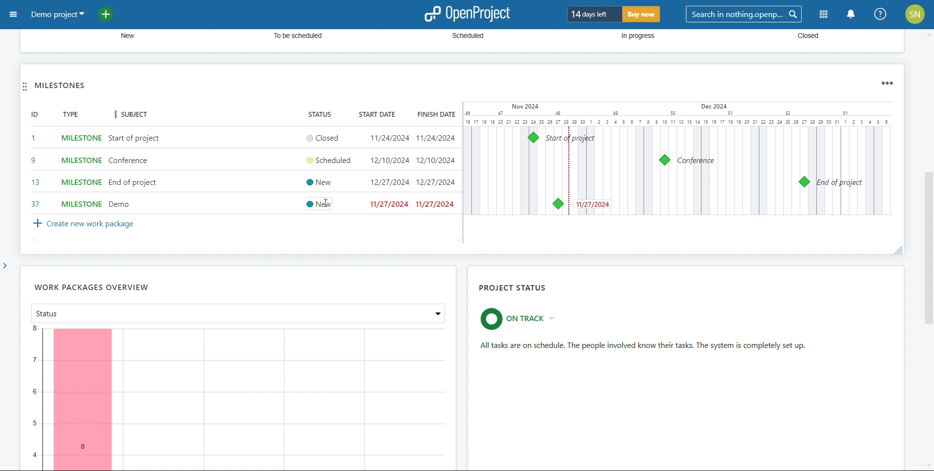 This screenshot has height=471, width=934. I want to click on help, so click(881, 15).